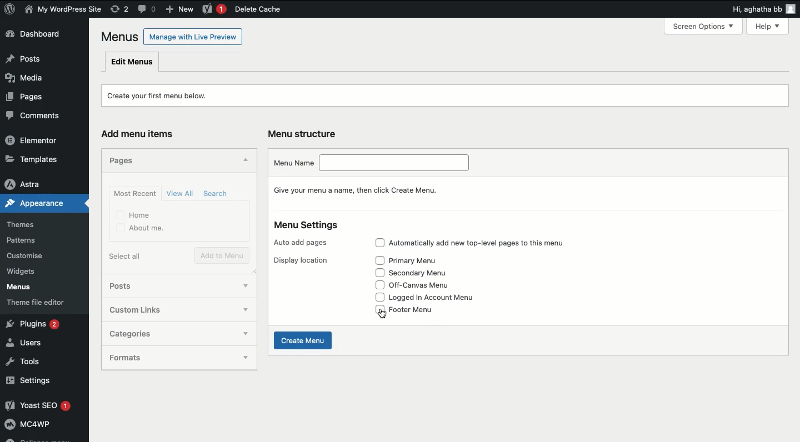 The image size is (800, 442). I want to click on Menu name, so click(370, 162).